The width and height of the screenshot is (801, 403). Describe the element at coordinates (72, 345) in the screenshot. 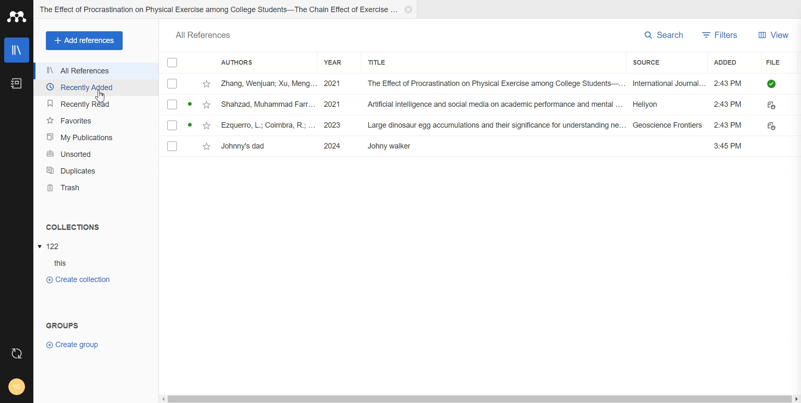

I see `Create group` at that location.